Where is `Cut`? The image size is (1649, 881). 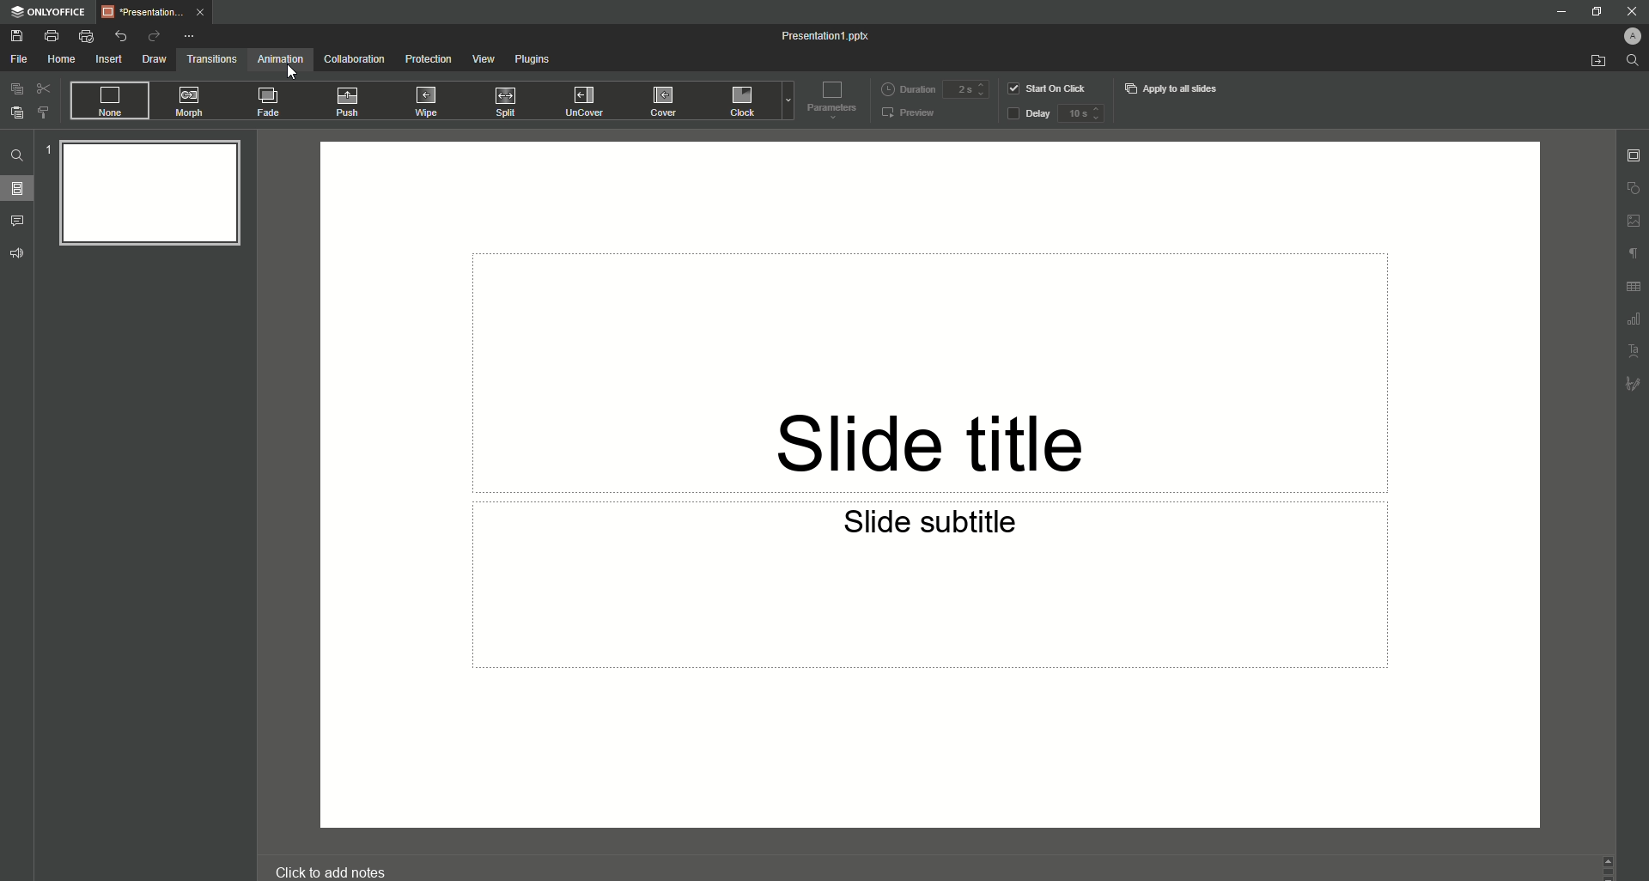 Cut is located at coordinates (40, 89).